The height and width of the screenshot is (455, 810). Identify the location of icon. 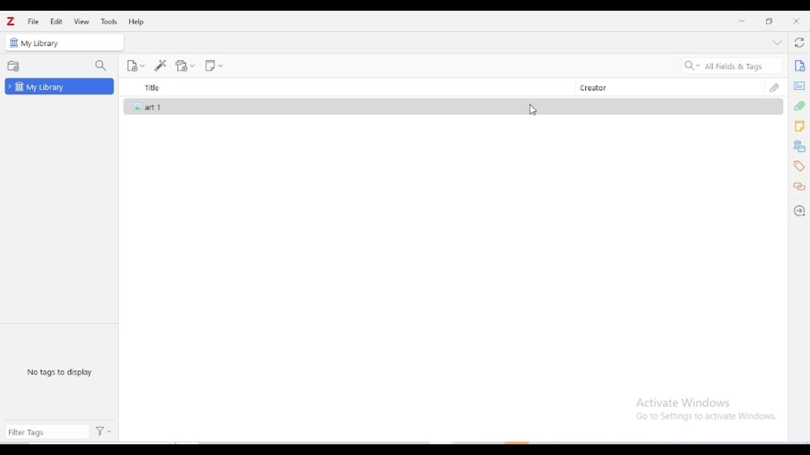
(13, 42).